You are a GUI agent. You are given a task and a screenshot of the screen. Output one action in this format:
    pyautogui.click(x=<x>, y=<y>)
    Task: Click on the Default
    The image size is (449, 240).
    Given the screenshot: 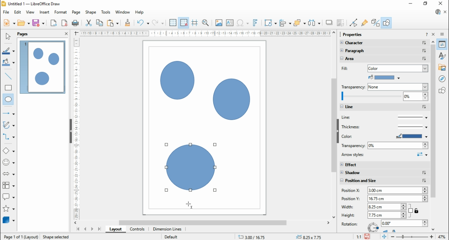 What is the action you would take?
    pyautogui.click(x=171, y=236)
    